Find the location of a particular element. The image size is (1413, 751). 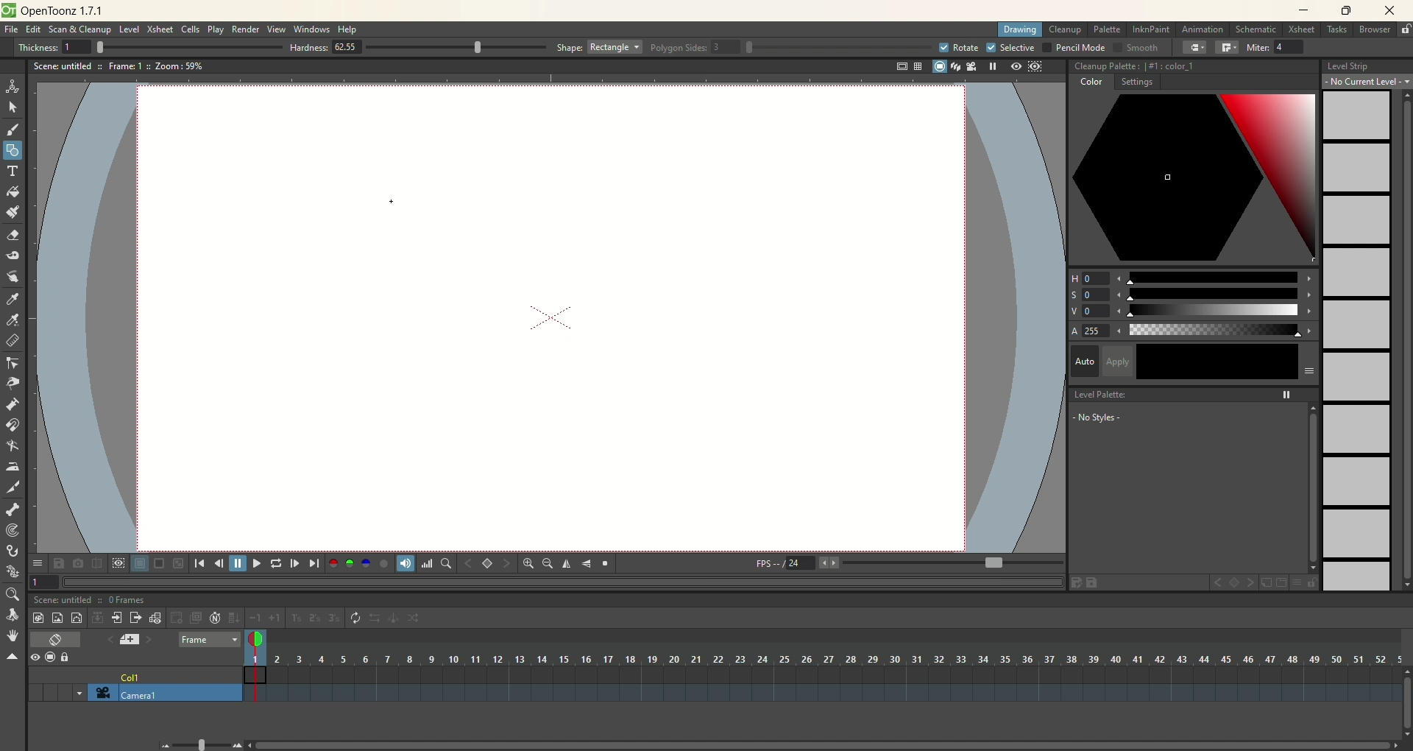

set key is located at coordinates (486, 563).